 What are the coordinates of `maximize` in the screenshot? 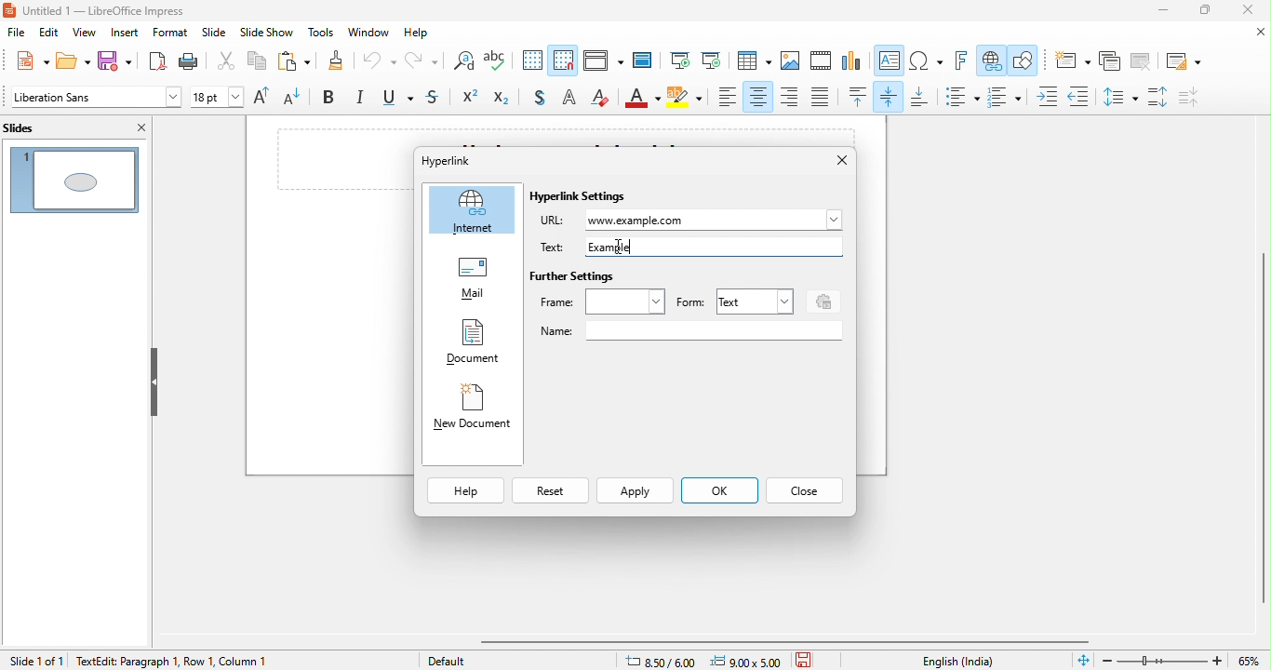 It's located at (1203, 12).